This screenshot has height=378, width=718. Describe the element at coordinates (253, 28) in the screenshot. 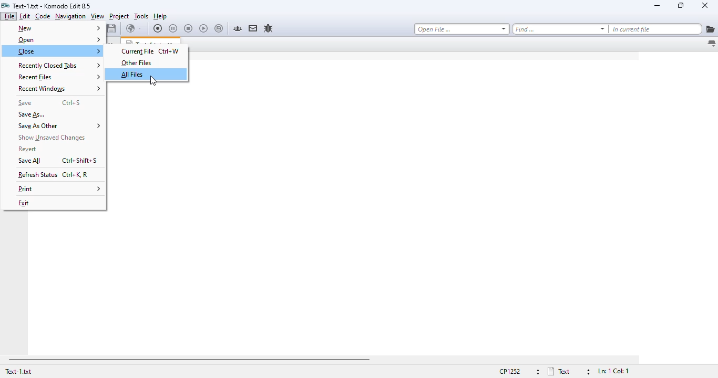

I see `komodo email lists` at that location.